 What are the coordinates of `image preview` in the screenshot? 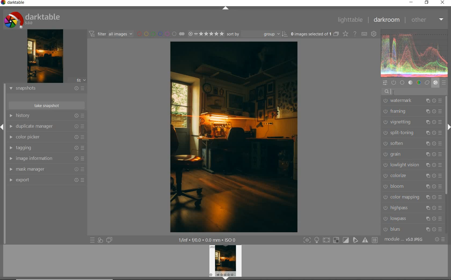 It's located at (44, 57).